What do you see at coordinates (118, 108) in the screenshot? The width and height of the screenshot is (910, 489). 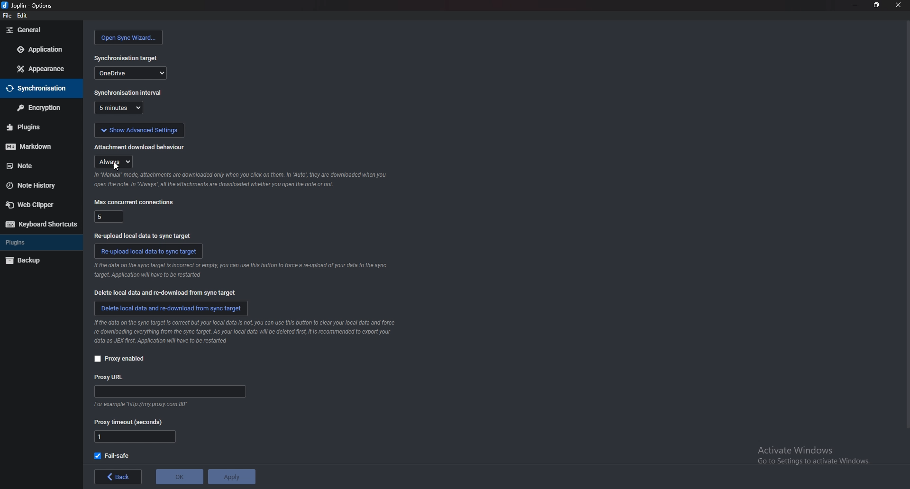 I see `duration` at bounding box center [118, 108].